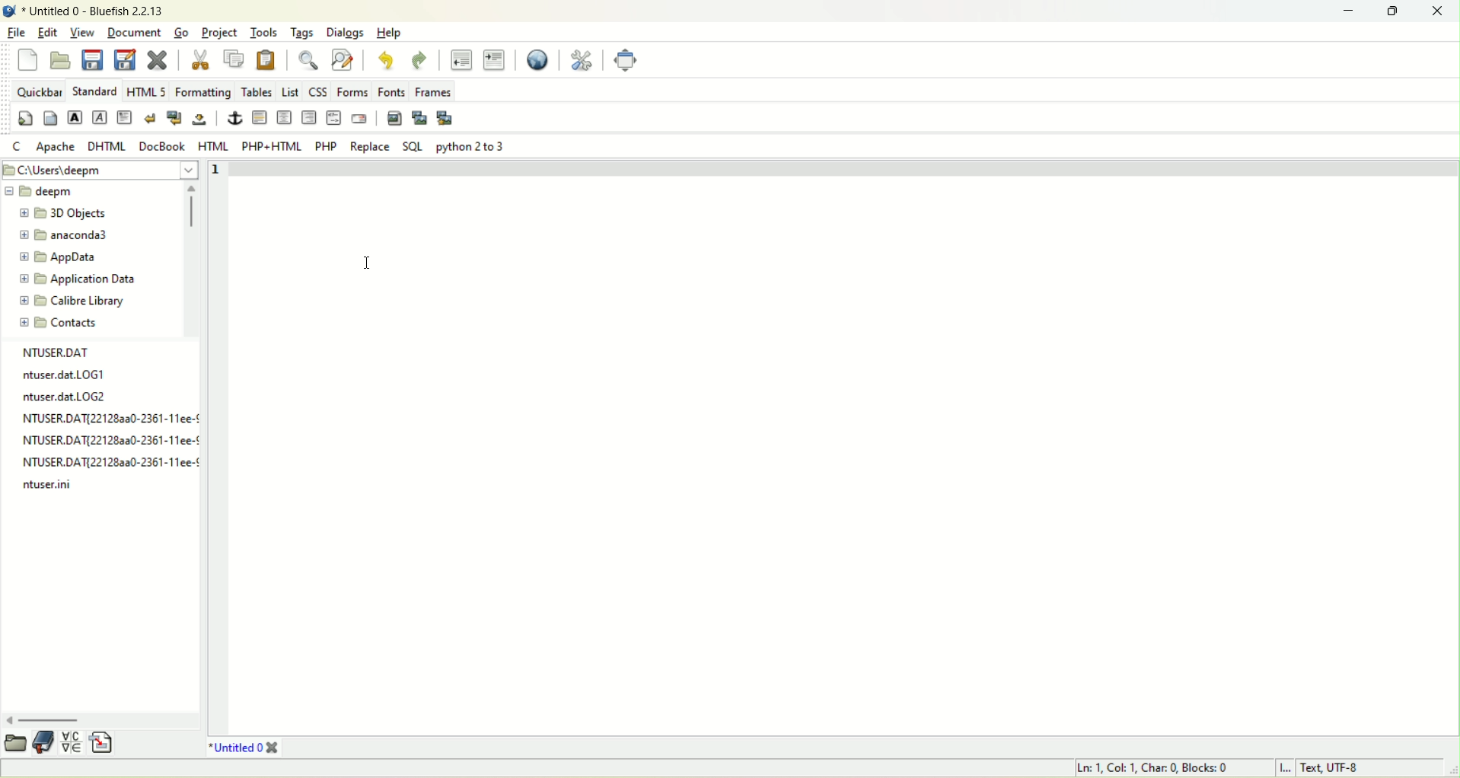 The width and height of the screenshot is (1460, 778). What do you see at coordinates (496, 59) in the screenshot?
I see `indent` at bounding box center [496, 59].